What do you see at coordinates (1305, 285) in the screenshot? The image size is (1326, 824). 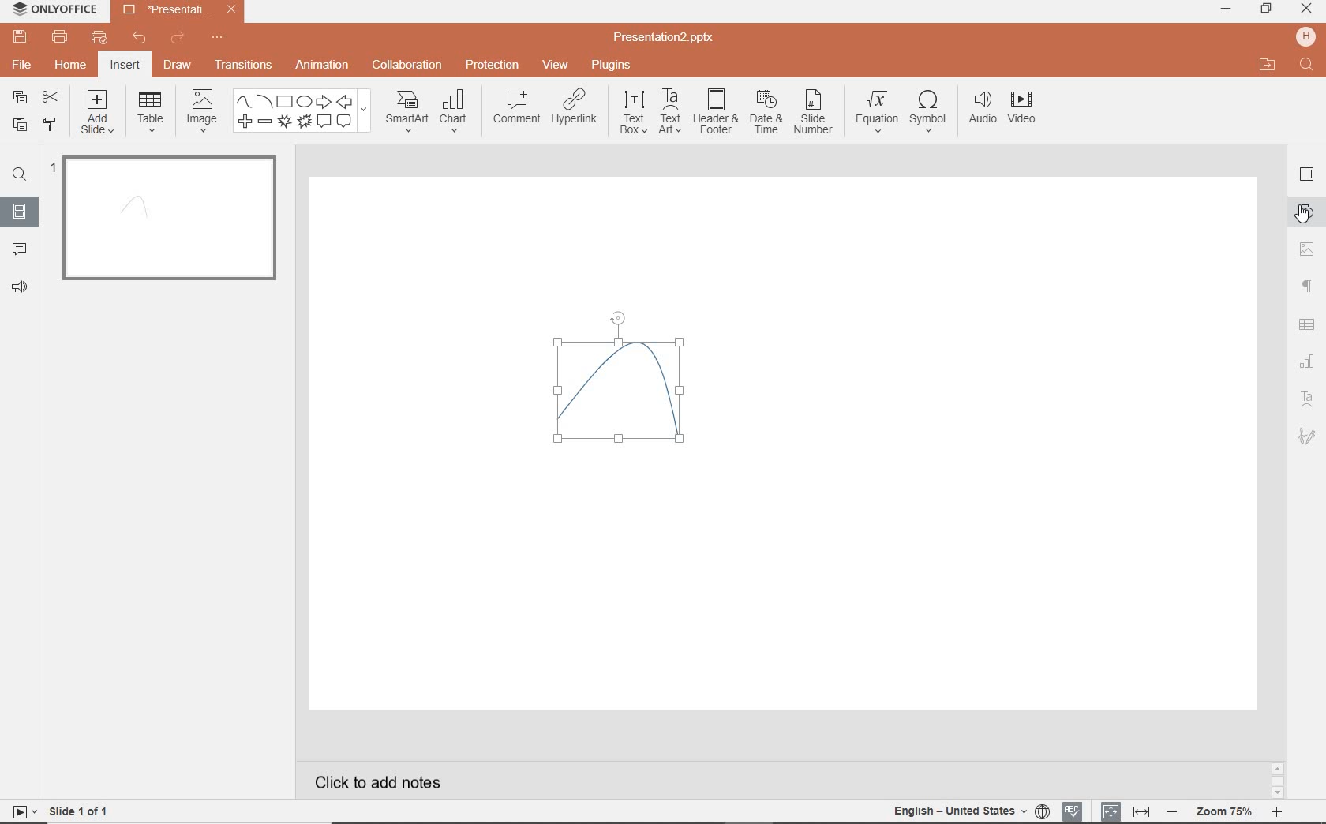 I see `PARAGRAPH SETTINGS` at bounding box center [1305, 285].